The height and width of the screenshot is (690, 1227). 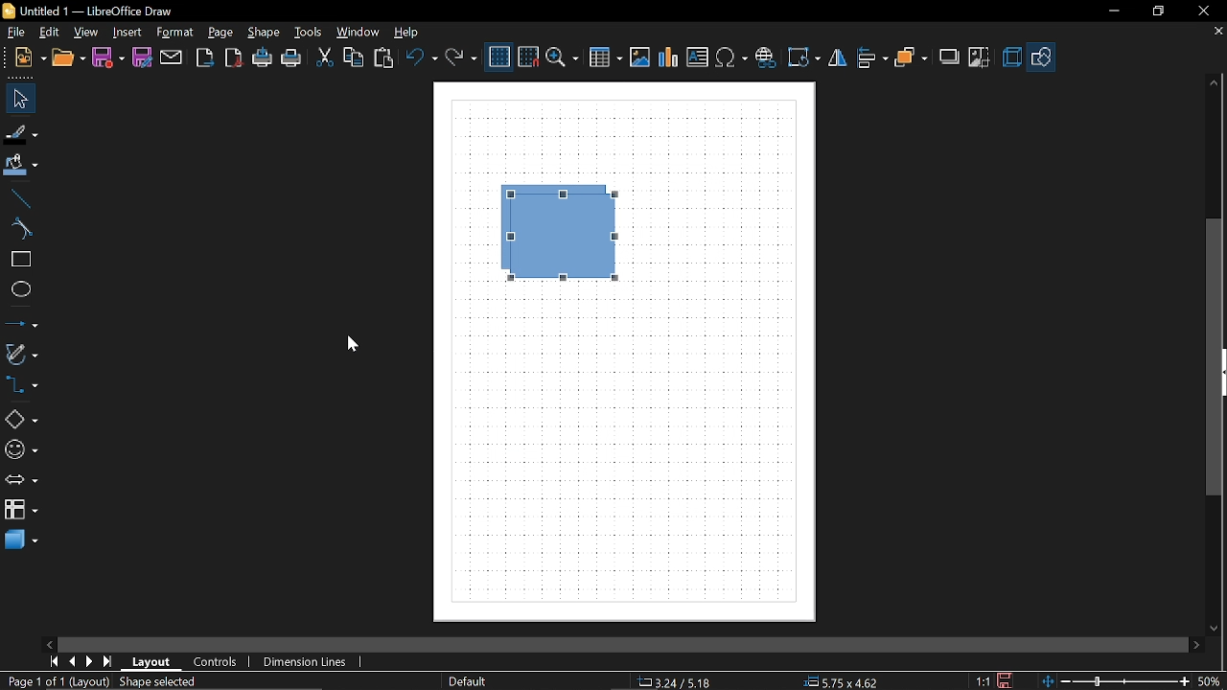 I want to click on next page, so click(x=90, y=662).